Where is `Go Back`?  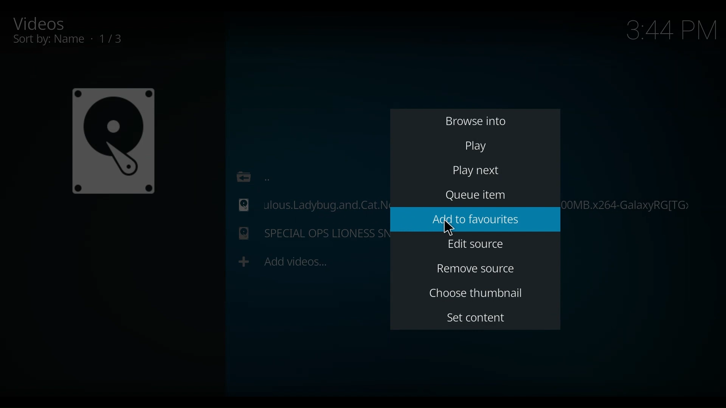 Go Back is located at coordinates (250, 175).